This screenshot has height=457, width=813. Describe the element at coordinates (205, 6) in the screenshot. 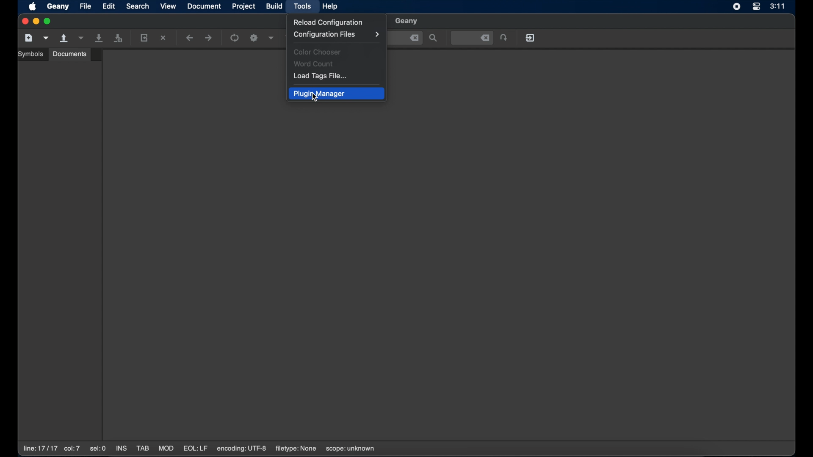

I see `document` at that location.